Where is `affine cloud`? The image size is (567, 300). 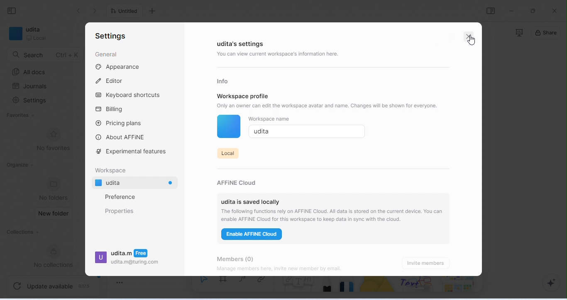 affine cloud is located at coordinates (239, 181).